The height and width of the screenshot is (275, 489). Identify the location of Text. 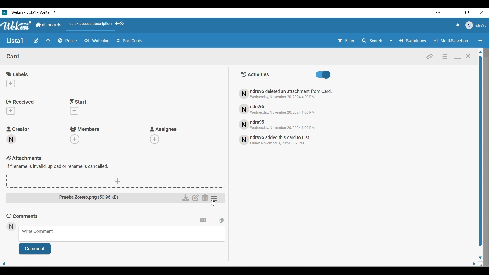
(93, 198).